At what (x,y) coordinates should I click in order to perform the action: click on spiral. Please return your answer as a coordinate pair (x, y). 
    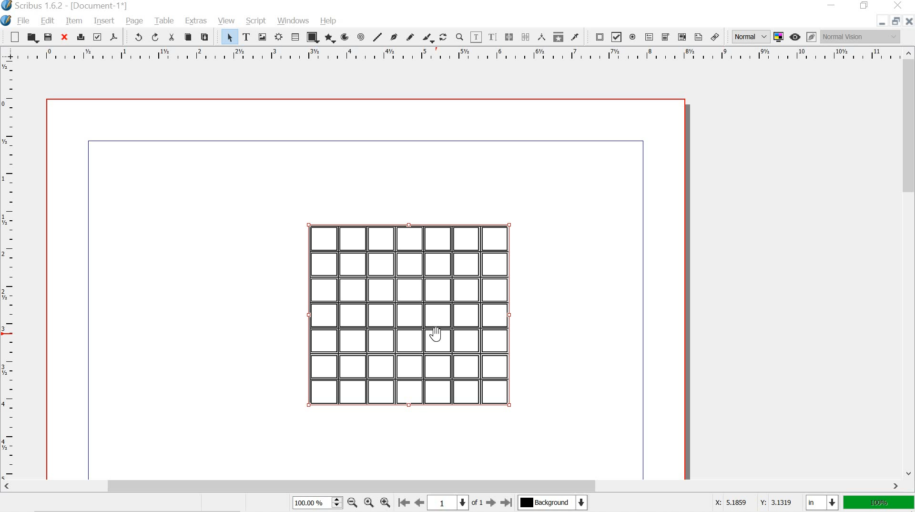
    Looking at the image, I should click on (360, 37).